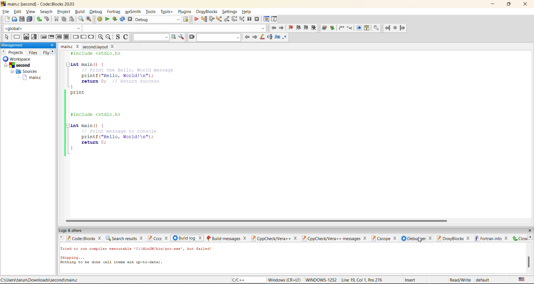  Describe the element at coordinates (51, 36) in the screenshot. I see `exit condition loop` at that location.